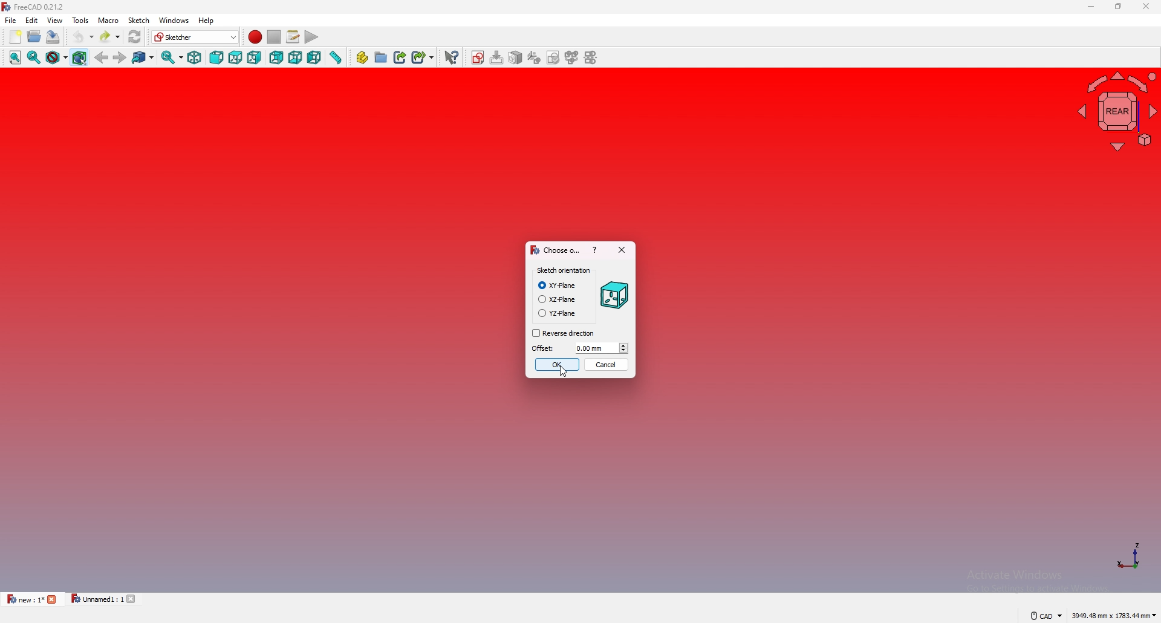 Image resolution: width=1161 pixels, height=623 pixels. What do you see at coordinates (255, 57) in the screenshot?
I see `right` at bounding box center [255, 57].